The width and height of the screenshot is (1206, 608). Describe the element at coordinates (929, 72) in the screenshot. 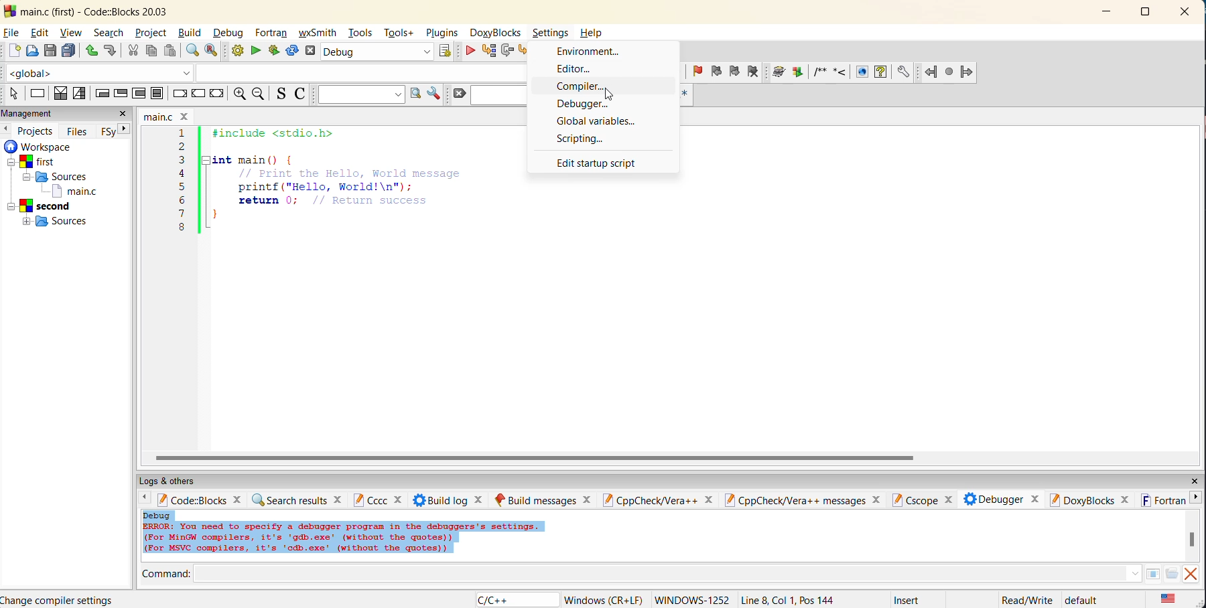

I see `Jump back` at that location.